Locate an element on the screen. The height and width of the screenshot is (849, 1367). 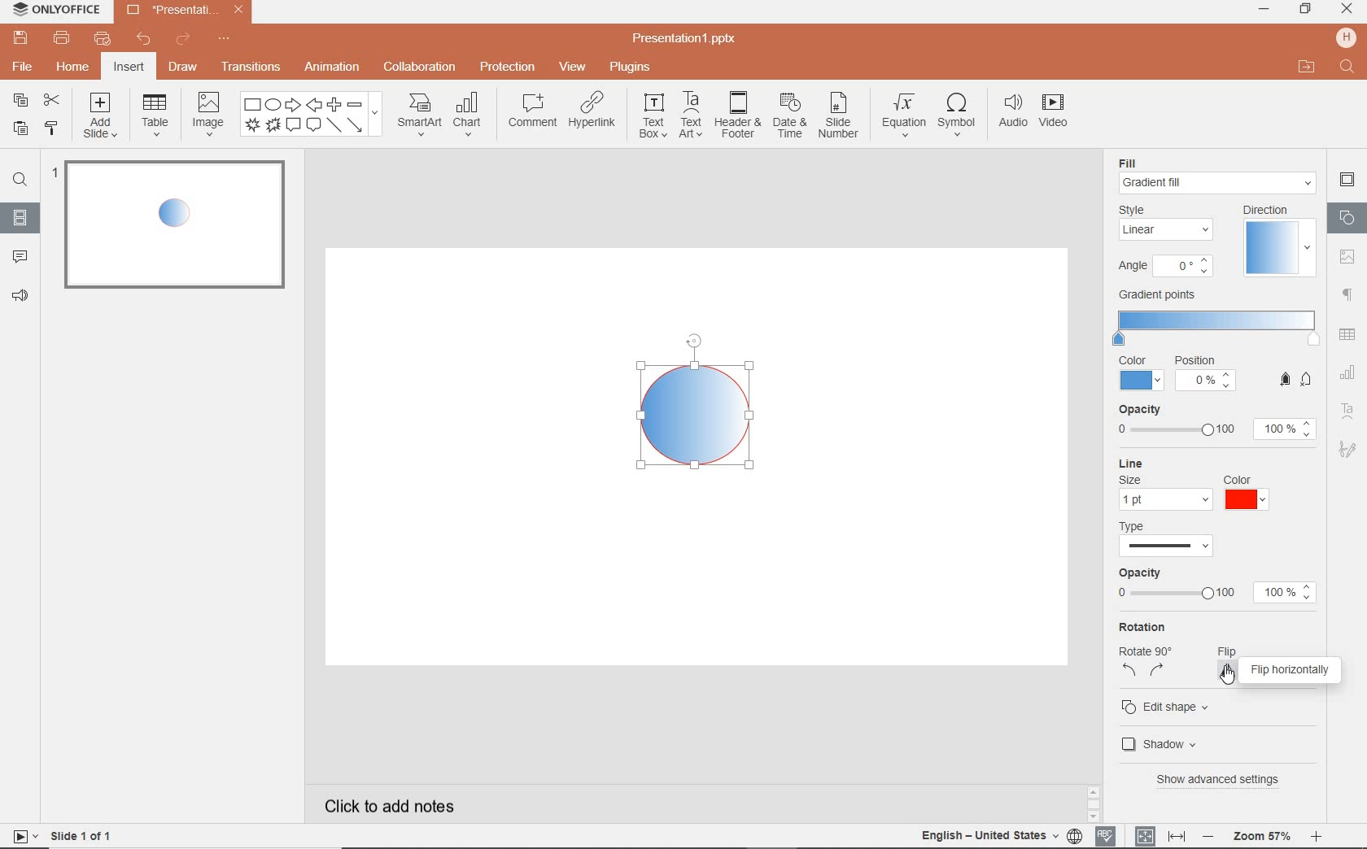
slides is located at coordinates (20, 220).